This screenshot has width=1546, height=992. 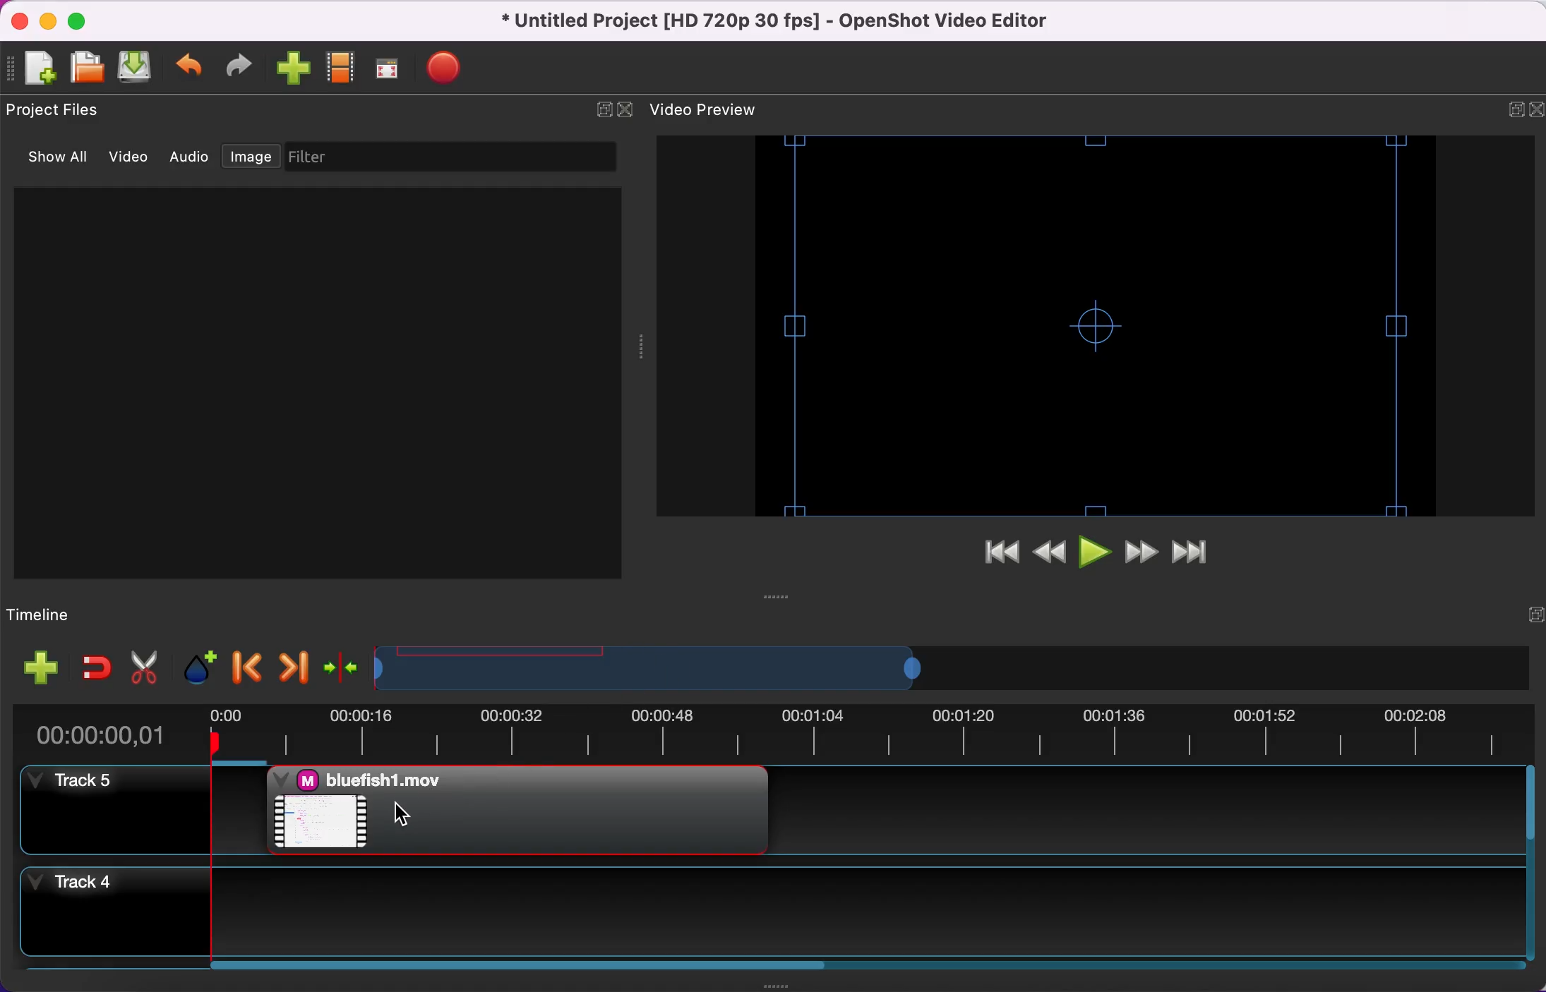 What do you see at coordinates (716, 108) in the screenshot?
I see `video preview` at bounding box center [716, 108].